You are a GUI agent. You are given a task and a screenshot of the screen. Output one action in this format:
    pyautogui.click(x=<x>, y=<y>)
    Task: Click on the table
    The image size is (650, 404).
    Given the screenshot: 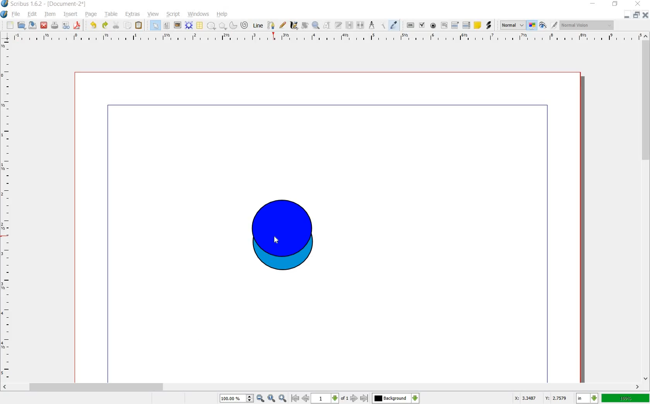 What is the action you would take?
    pyautogui.click(x=199, y=26)
    